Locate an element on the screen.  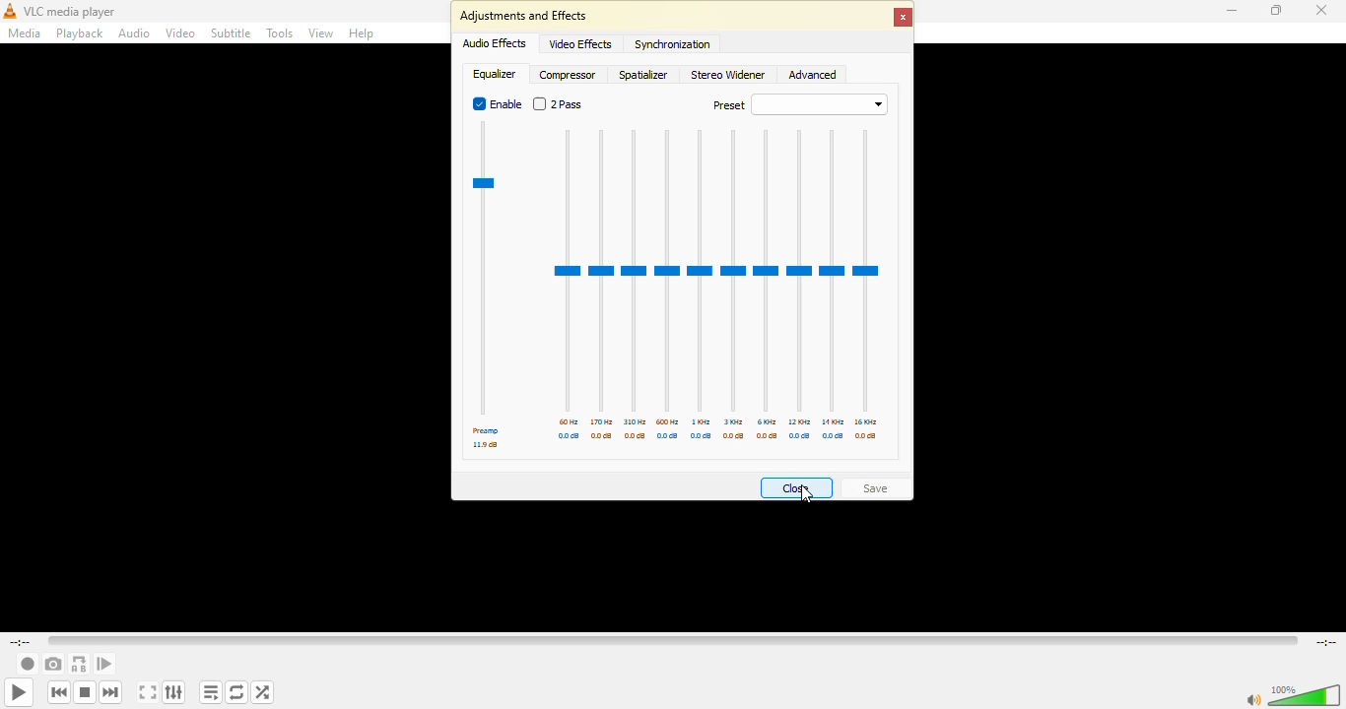
310 hz is located at coordinates (637, 421).